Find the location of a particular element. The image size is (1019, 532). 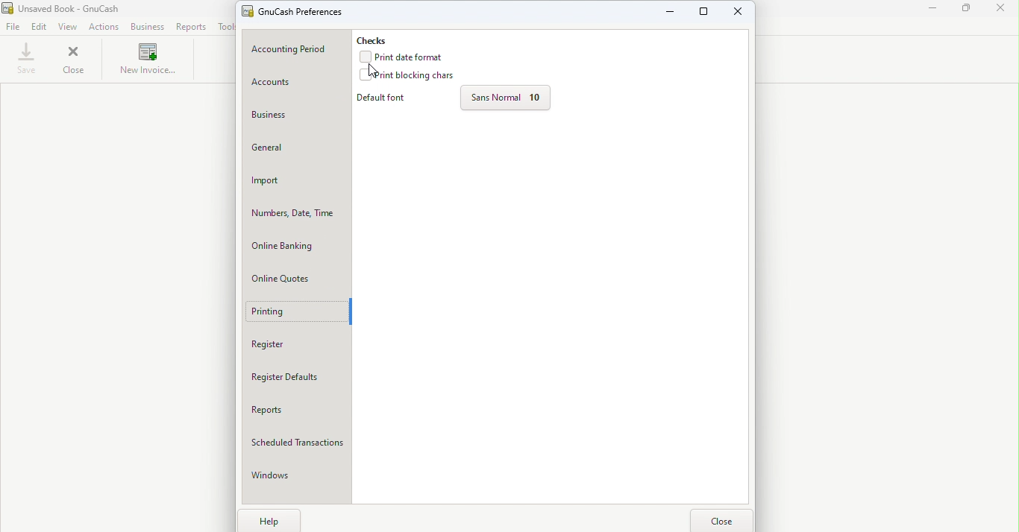

Minimize is located at coordinates (932, 12).